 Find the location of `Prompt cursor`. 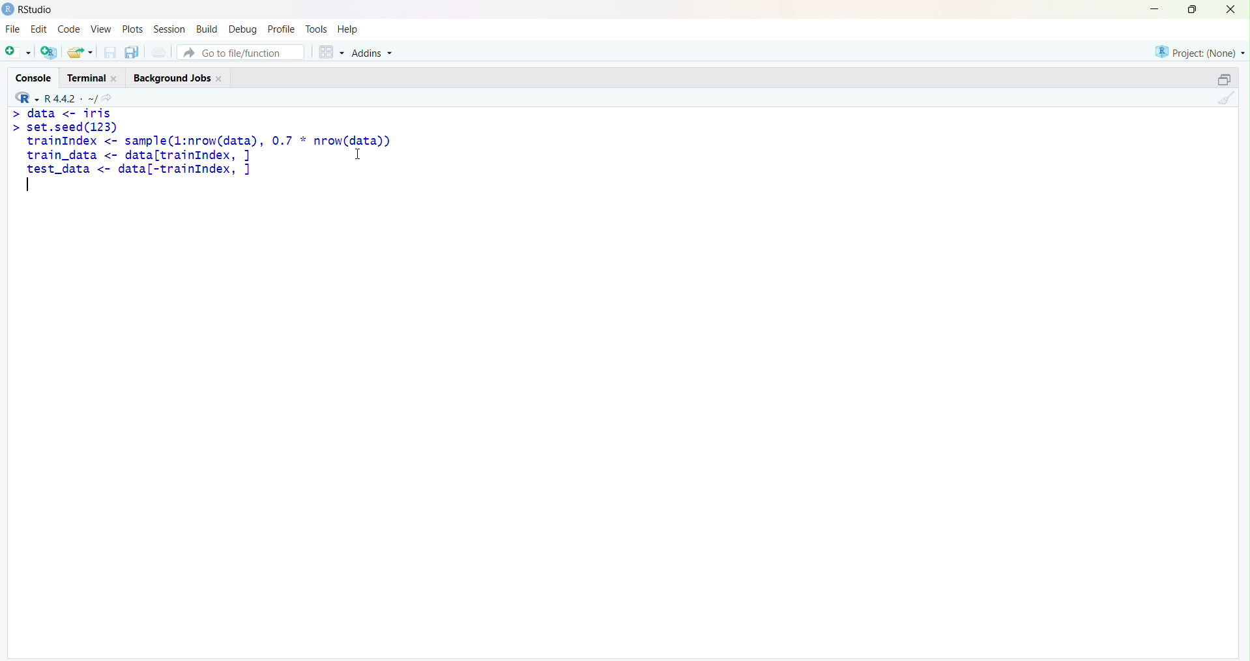

Prompt cursor is located at coordinates (15, 113).